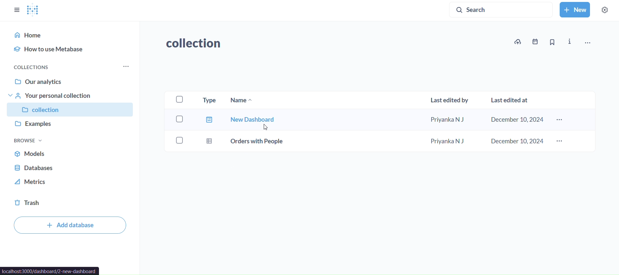 The image size is (619, 275). What do you see at coordinates (449, 120) in the screenshot?
I see `priyanka n j` at bounding box center [449, 120].